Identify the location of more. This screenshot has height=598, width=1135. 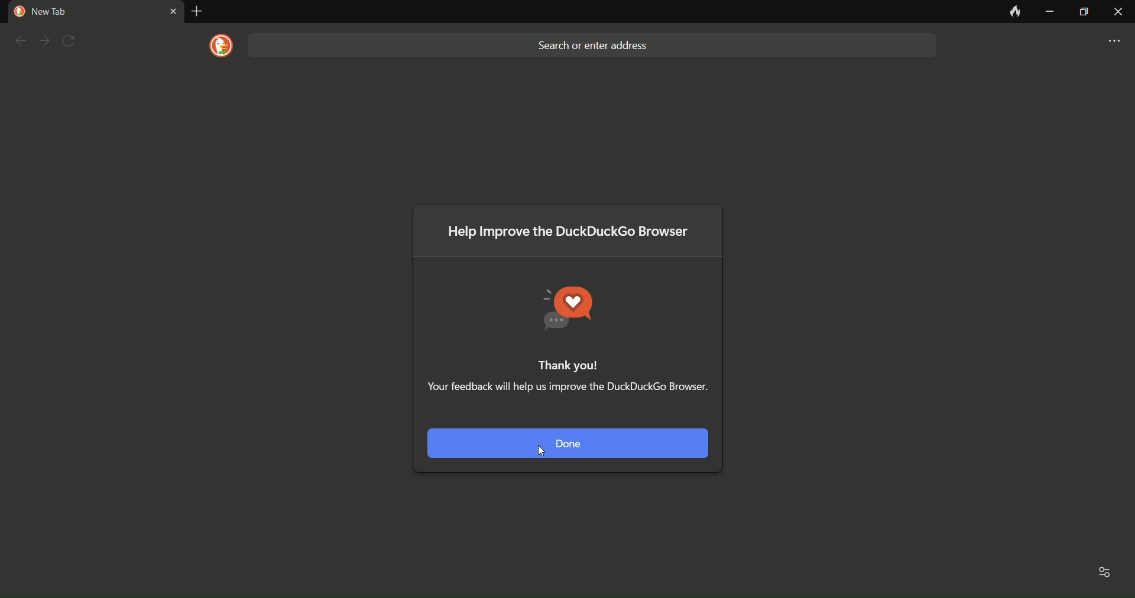
(1108, 43).